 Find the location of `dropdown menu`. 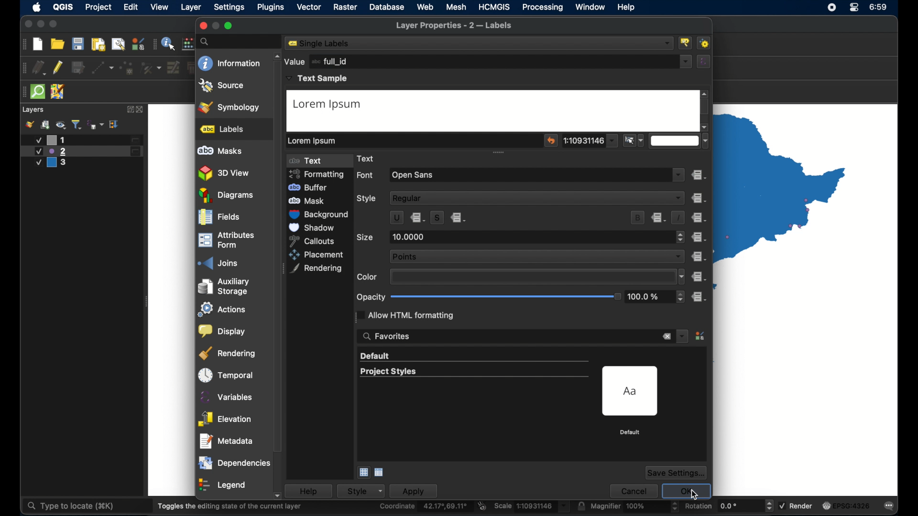

dropdown menu is located at coordinates (680, 141).